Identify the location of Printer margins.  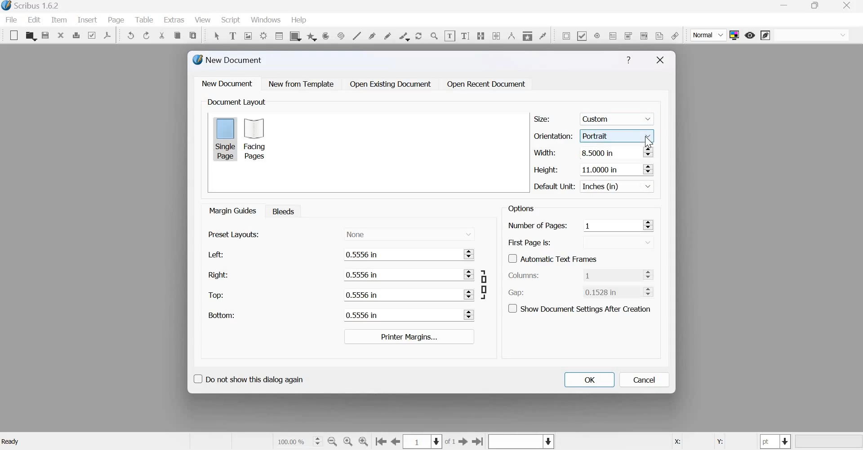
(408, 336).